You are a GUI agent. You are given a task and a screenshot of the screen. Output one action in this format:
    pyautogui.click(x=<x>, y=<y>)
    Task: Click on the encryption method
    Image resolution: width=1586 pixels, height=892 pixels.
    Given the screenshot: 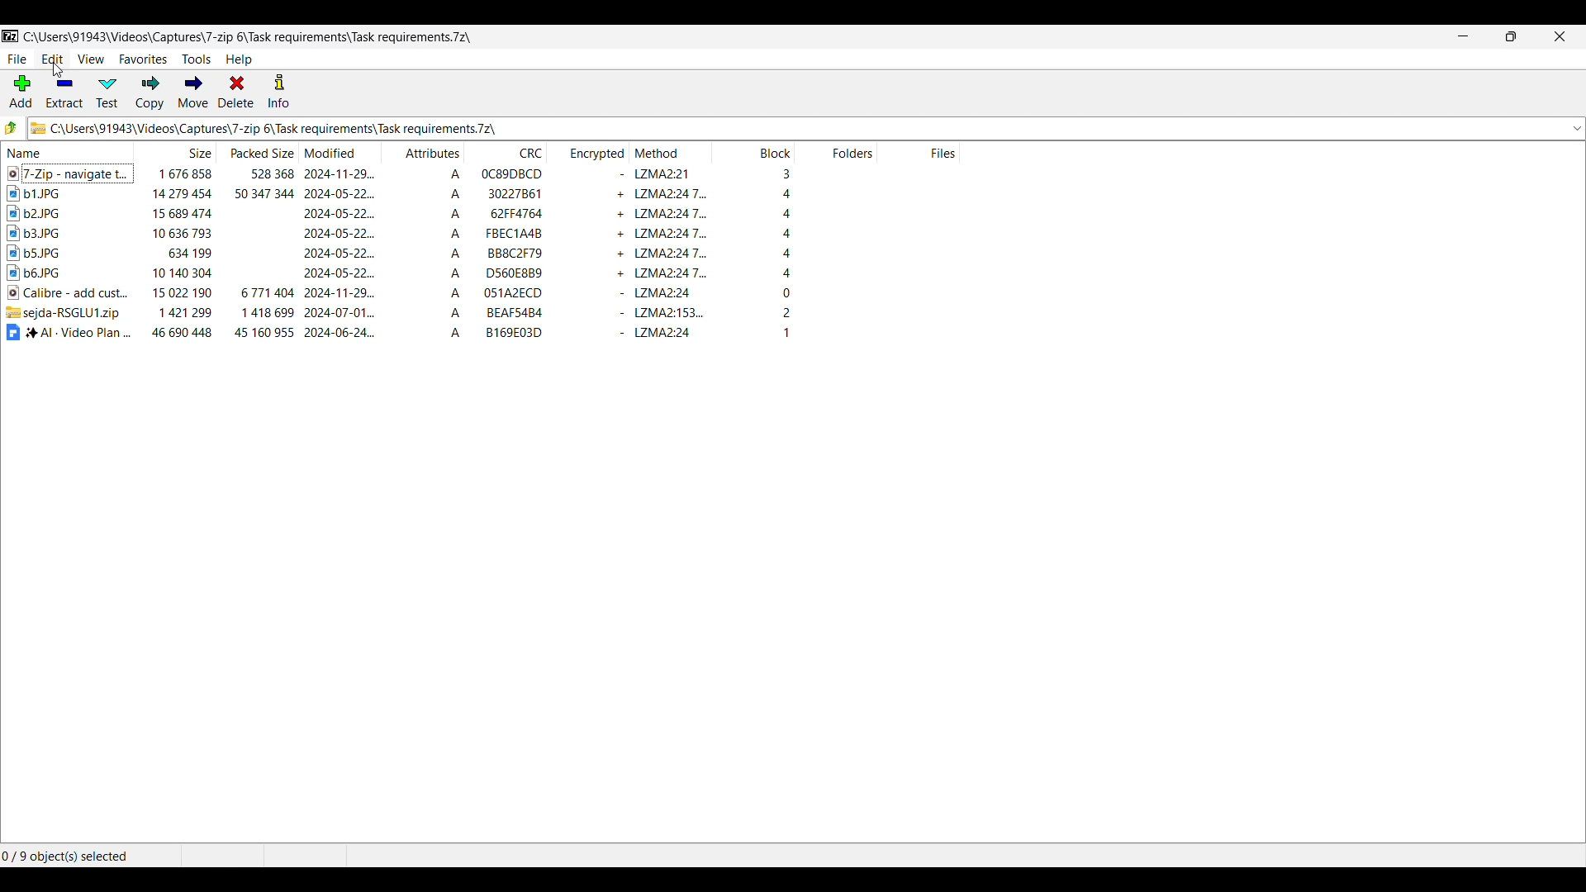 What is the action you would take?
    pyautogui.click(x=672, y=256)
    